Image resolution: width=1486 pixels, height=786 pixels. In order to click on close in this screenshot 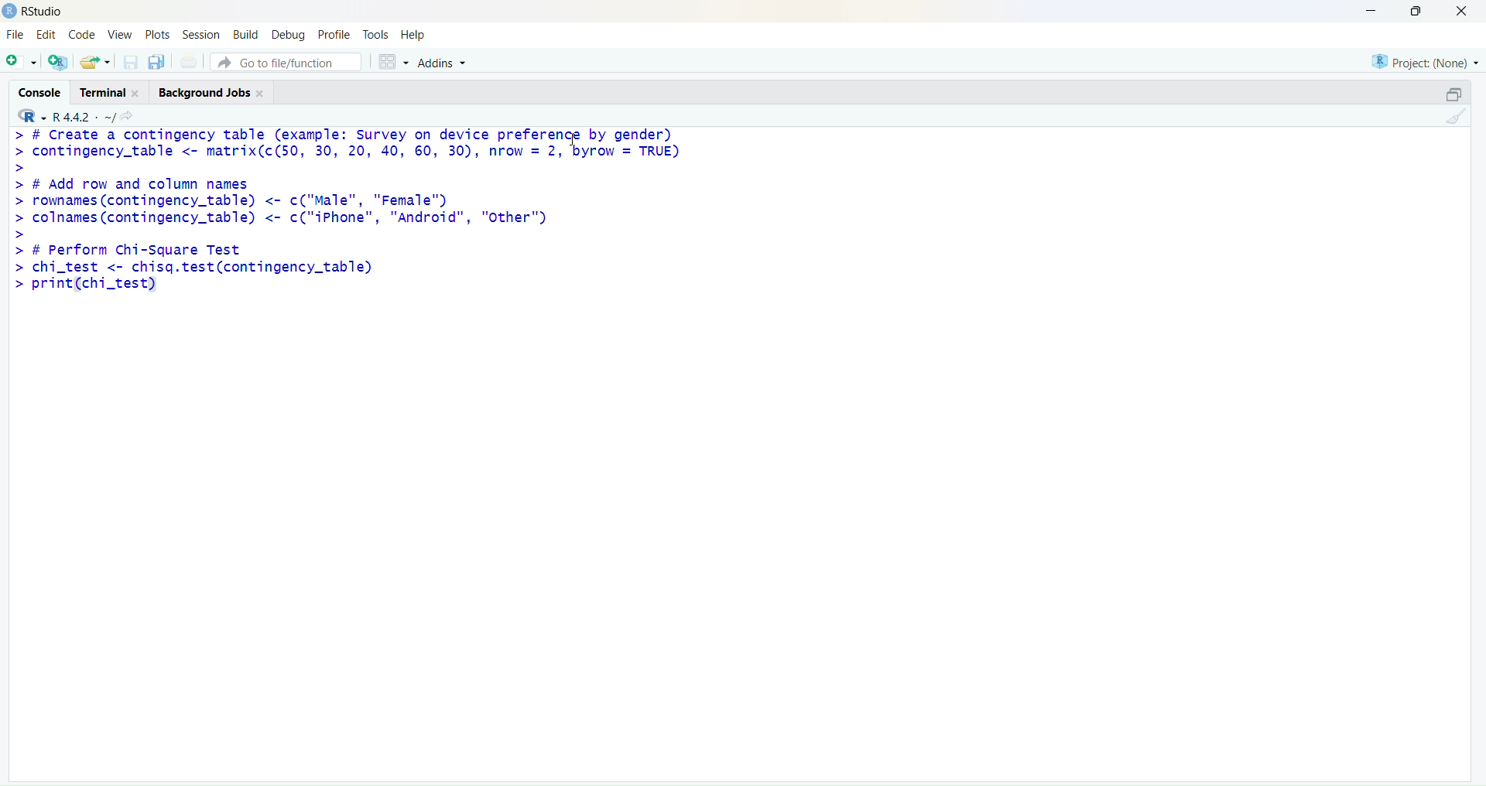, I will do `click(1463, 11)`.